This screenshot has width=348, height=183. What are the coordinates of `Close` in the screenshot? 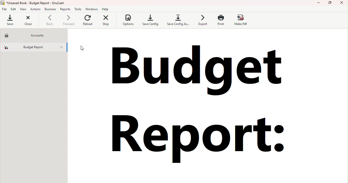 It's located at (28, 20).